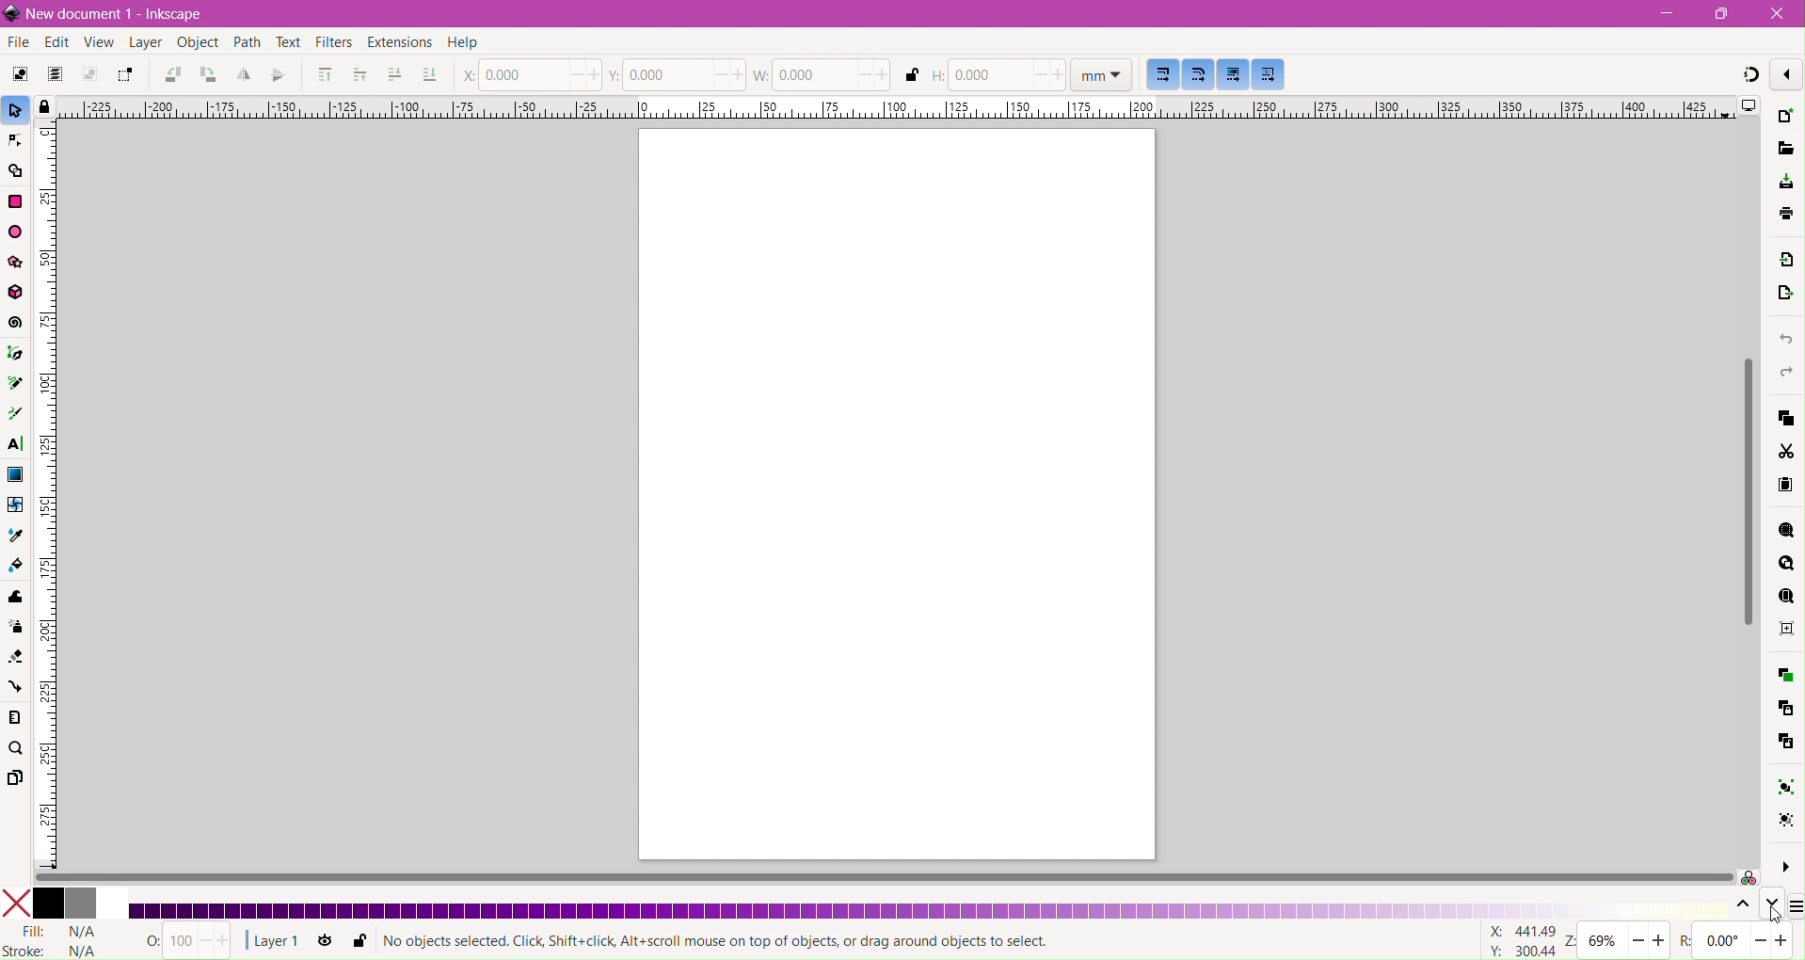  What do you see at coordinates (20, 76) in the screenshot?
I see `Select All` at bounding box center [20, 76].